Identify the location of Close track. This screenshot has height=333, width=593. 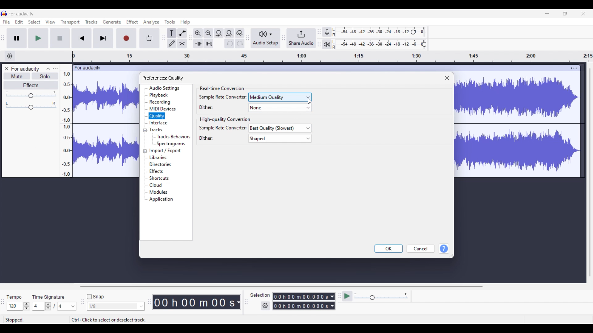
(6, 69).